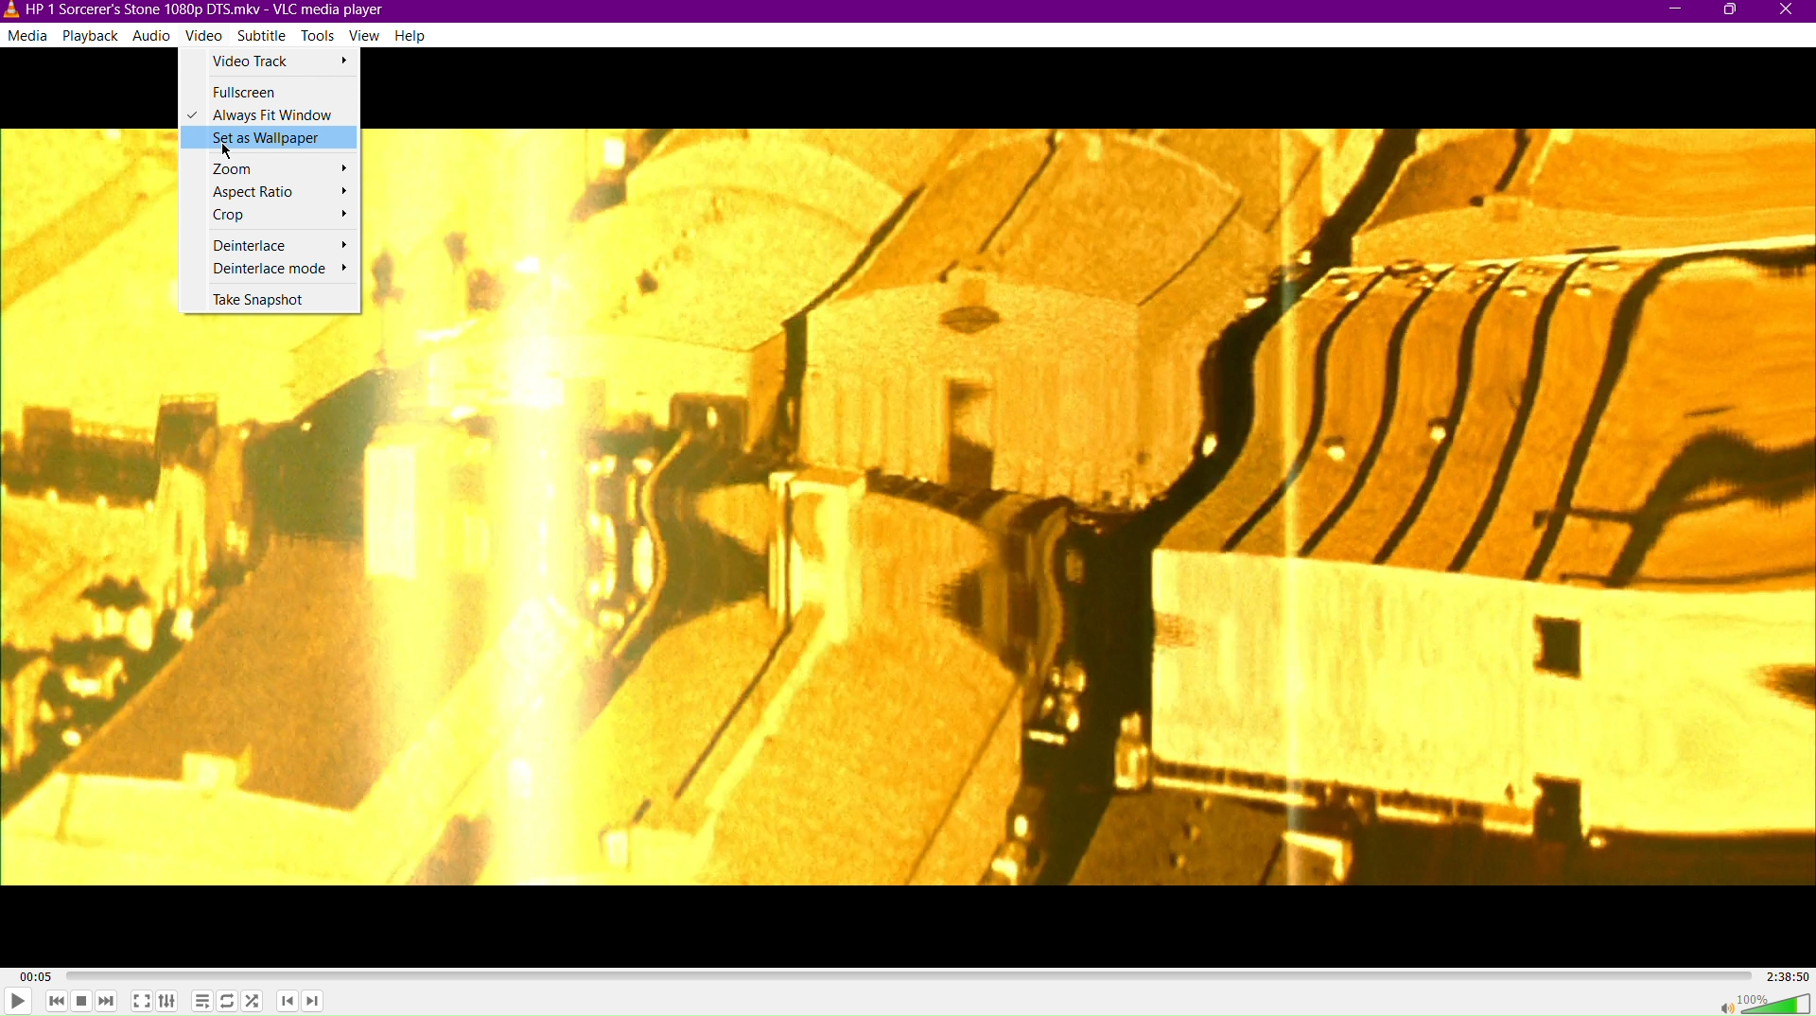 The image size is (1816, 1016). Describe the element at coordinates (1675, 12) in the screenshot. I see `Minimize` at that location.